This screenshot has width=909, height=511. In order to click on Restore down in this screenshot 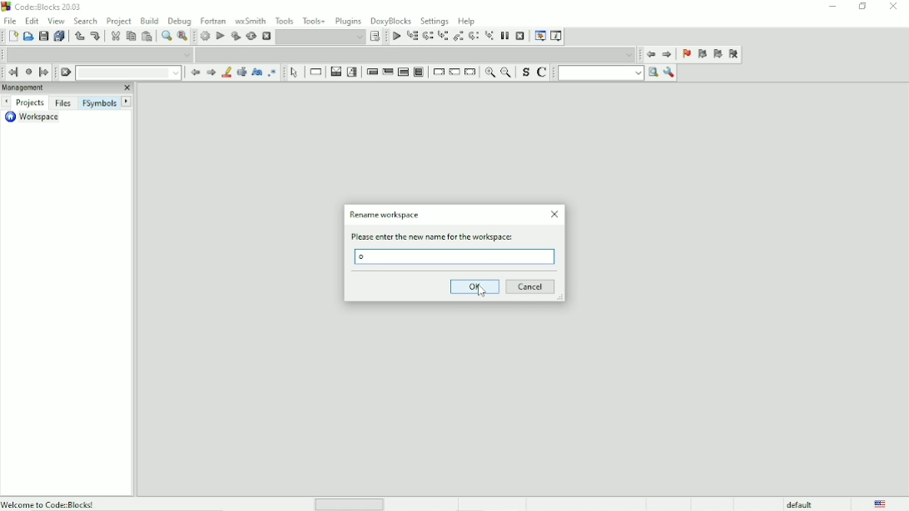, I will do `click(862, 7)`.